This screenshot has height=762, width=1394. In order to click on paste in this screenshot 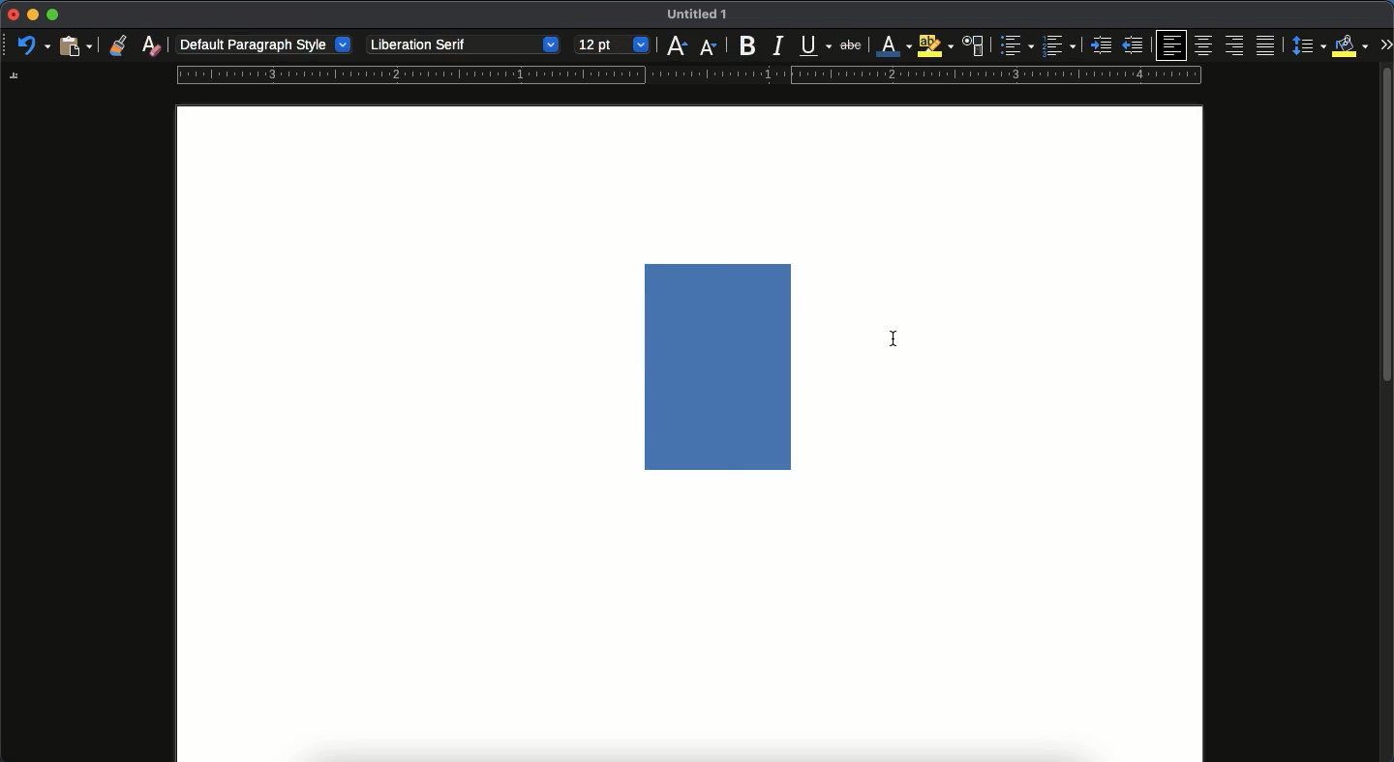, I will do `click(75, 44)`.